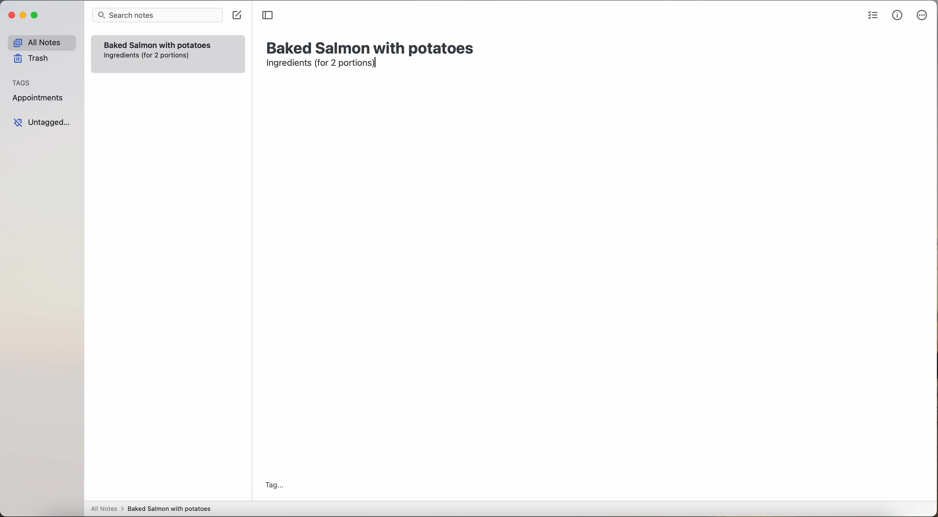  Describe the element at coordinates (39, 96) in the screenshot. I see `appointments tag` at that location.